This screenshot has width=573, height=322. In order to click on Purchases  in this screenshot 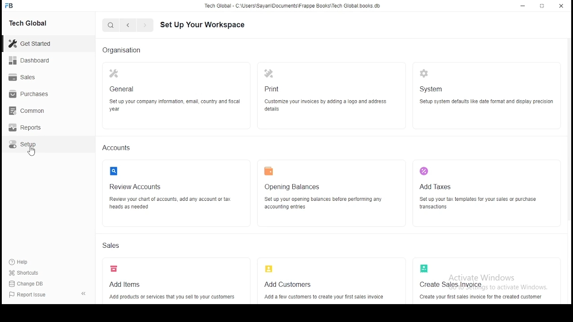, I will do `click(36, 96)`.